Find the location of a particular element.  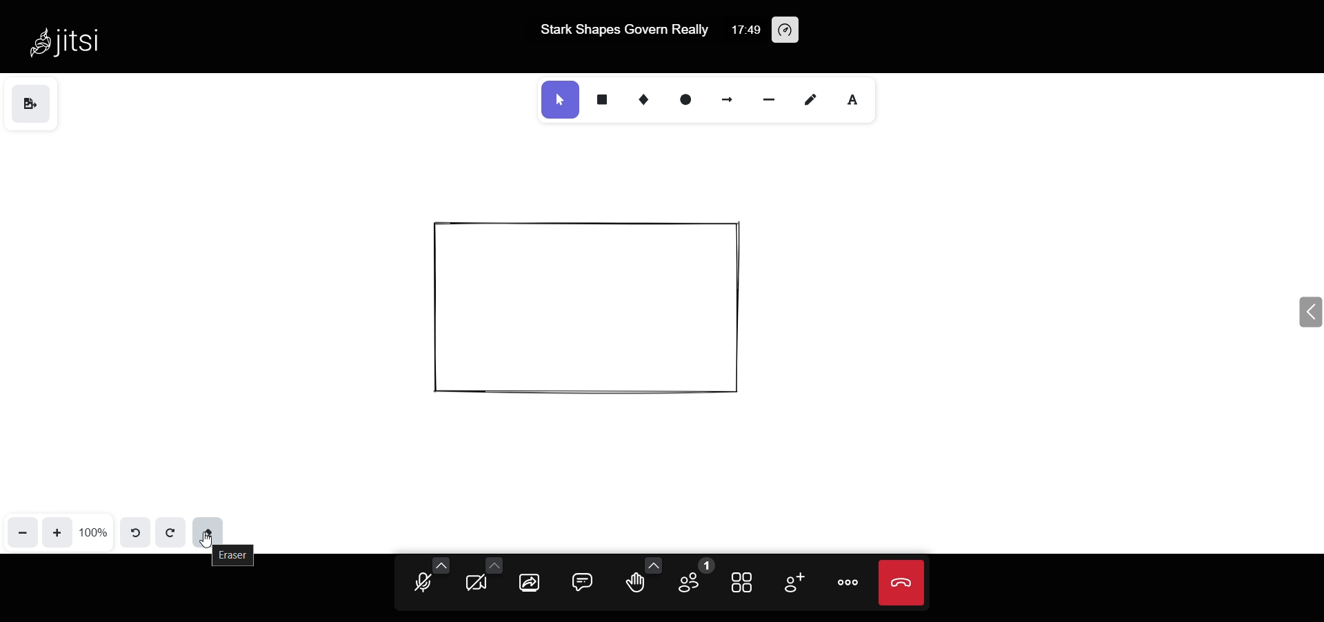

leave call is located at coordinates (901, 579).